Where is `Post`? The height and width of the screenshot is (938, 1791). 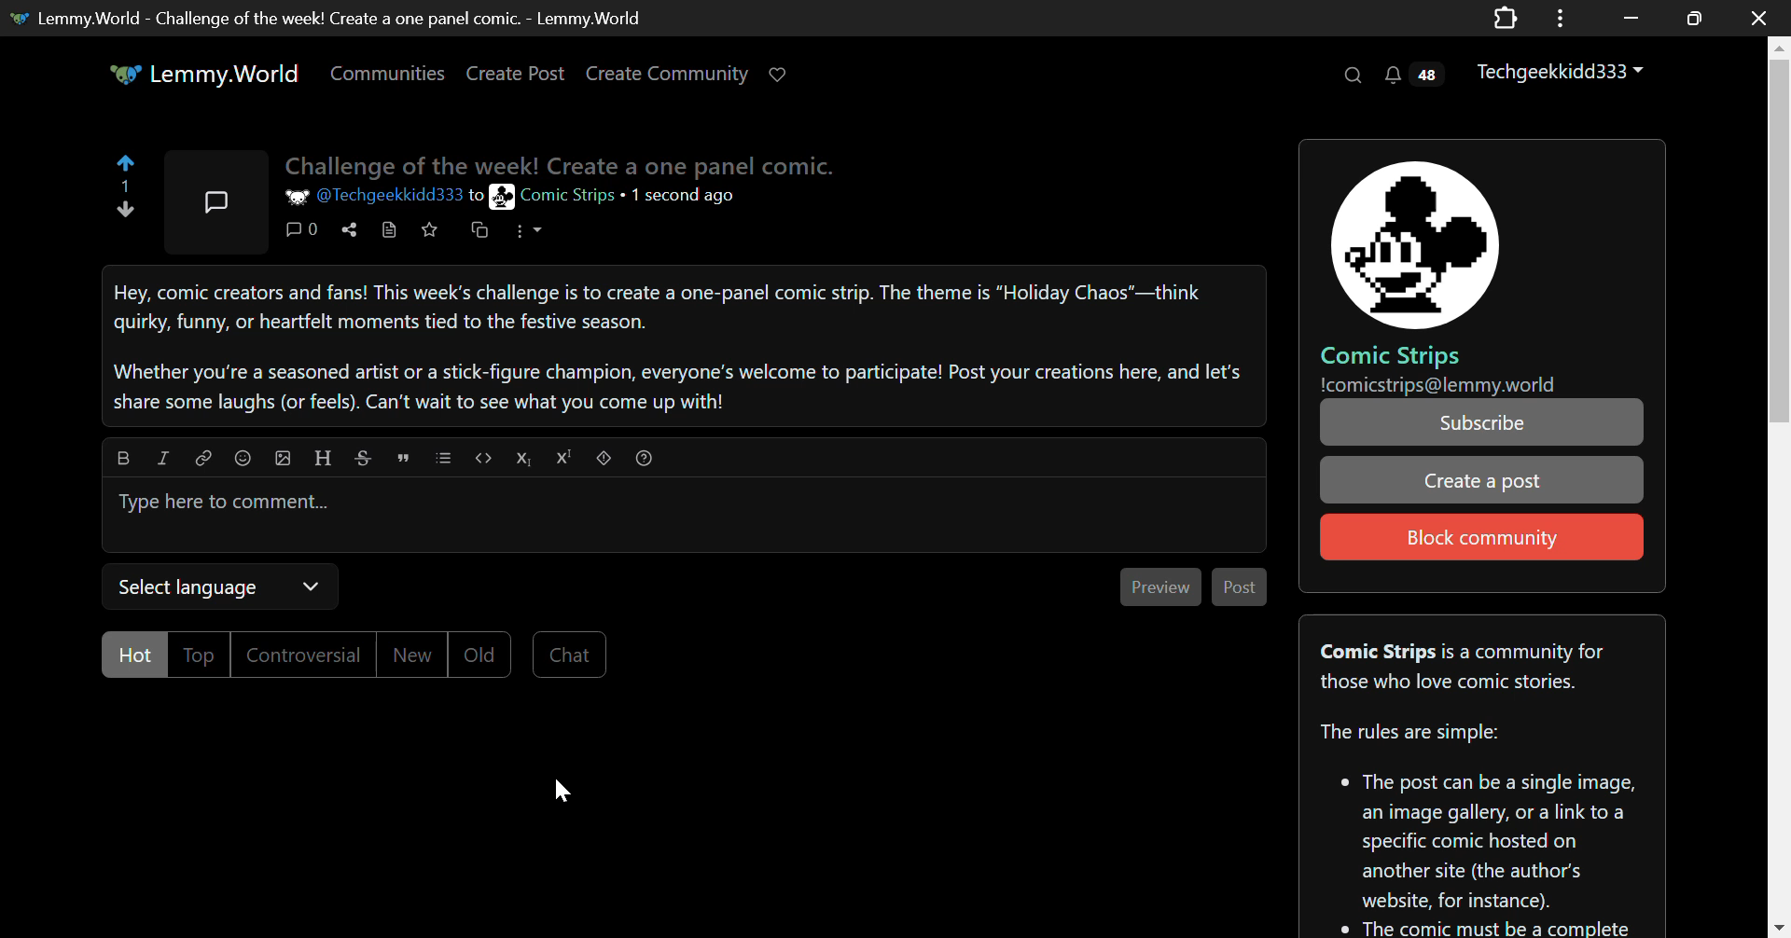
Post is located at coordinates (1243, 587).